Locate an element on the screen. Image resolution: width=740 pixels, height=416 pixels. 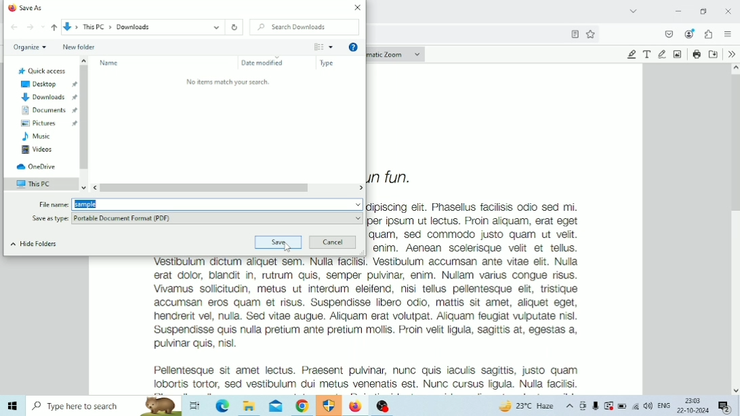
Print is located at coordinates (697, 54).